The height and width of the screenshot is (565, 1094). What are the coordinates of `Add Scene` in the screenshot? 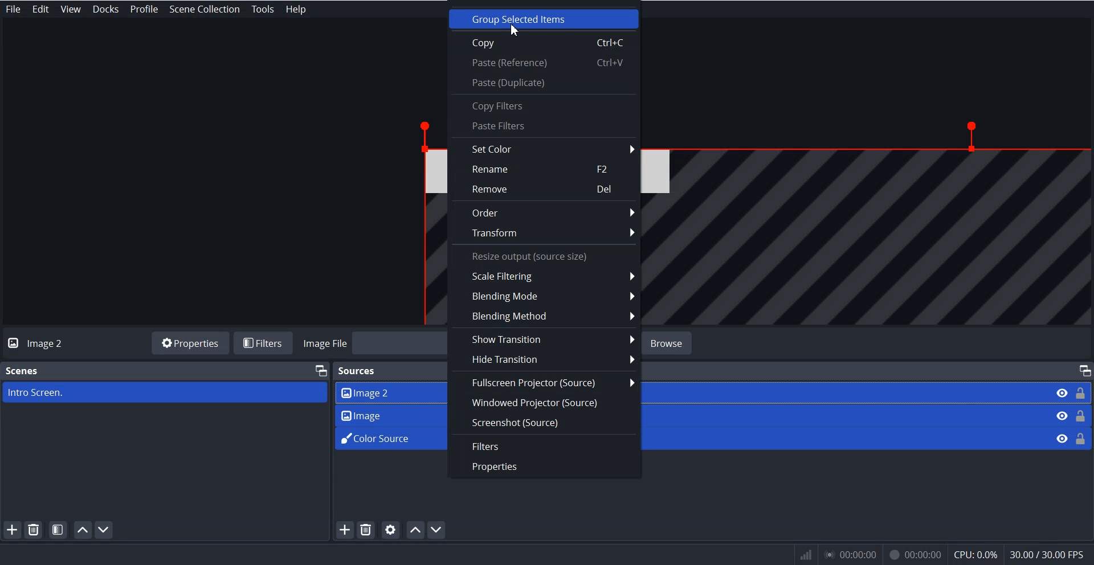 It's located at (13, 530).